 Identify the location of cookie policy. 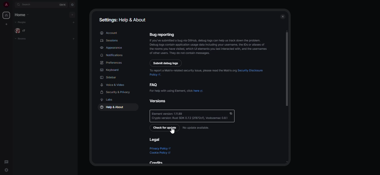
(161, 153).